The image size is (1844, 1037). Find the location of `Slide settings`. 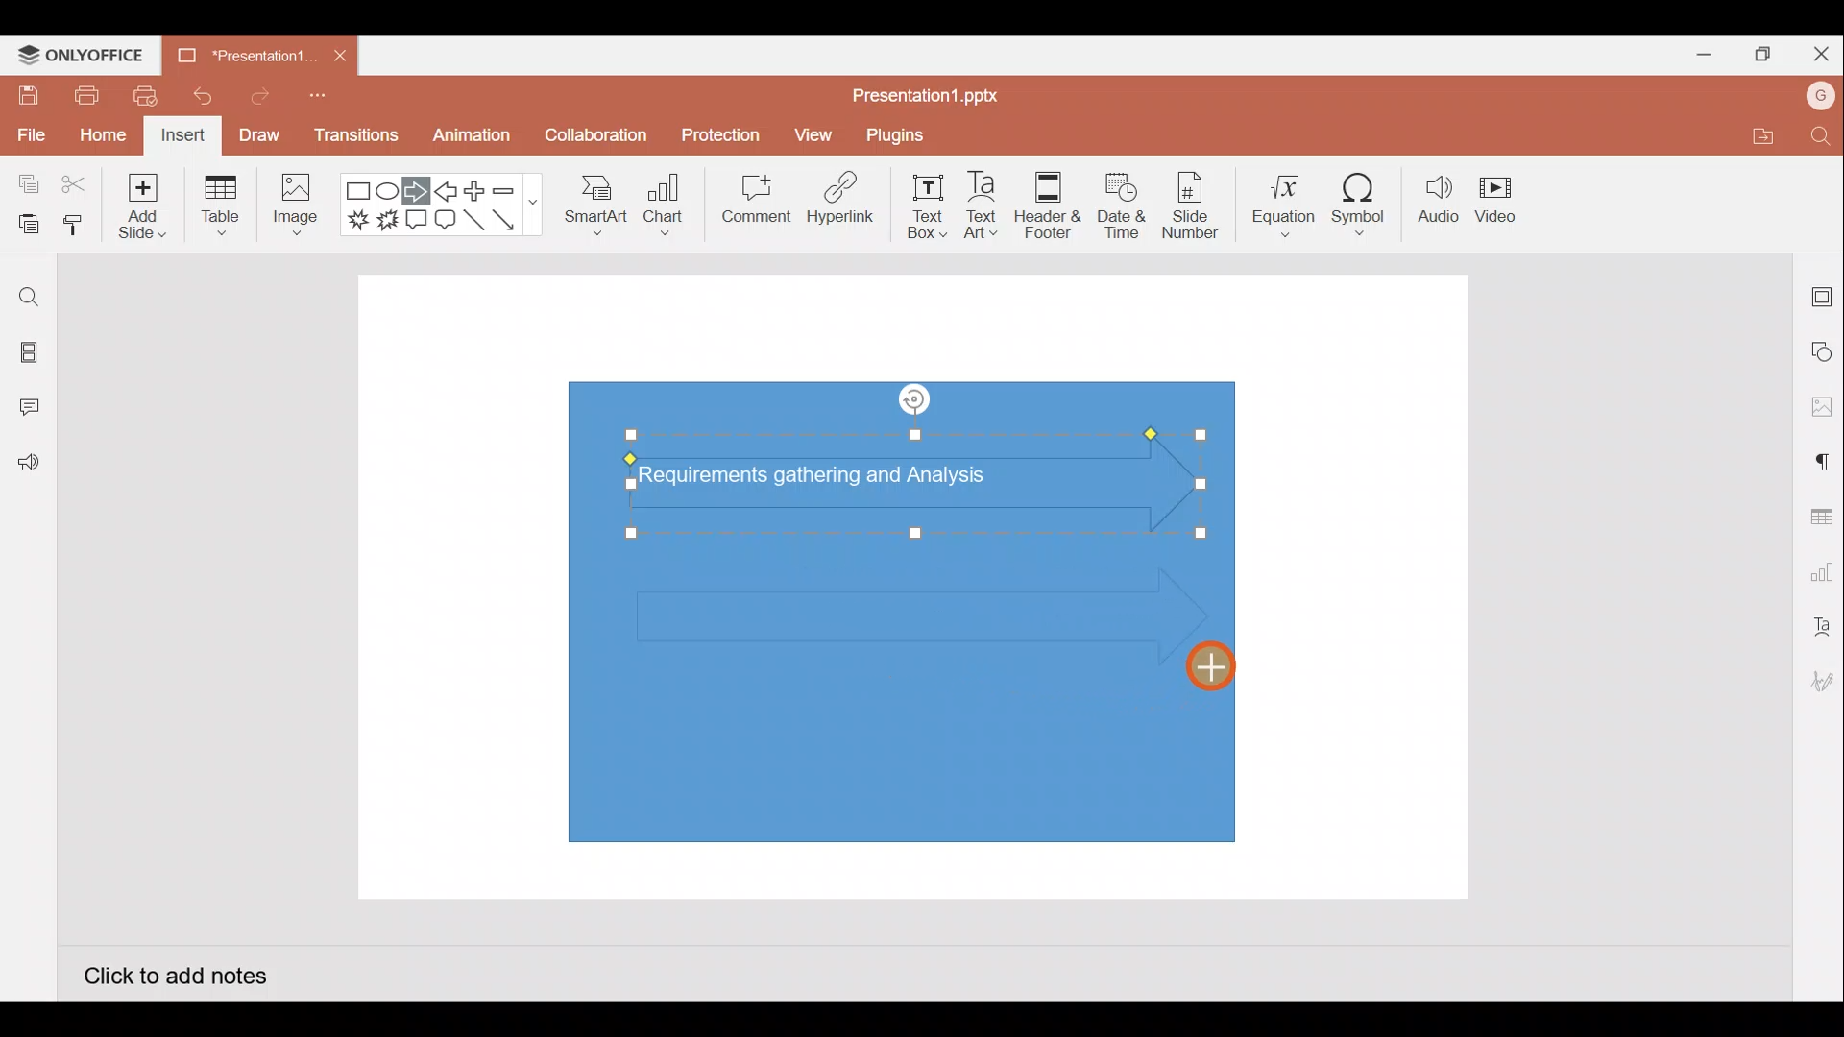

Slide settings is located at coordinates (1823, 293).